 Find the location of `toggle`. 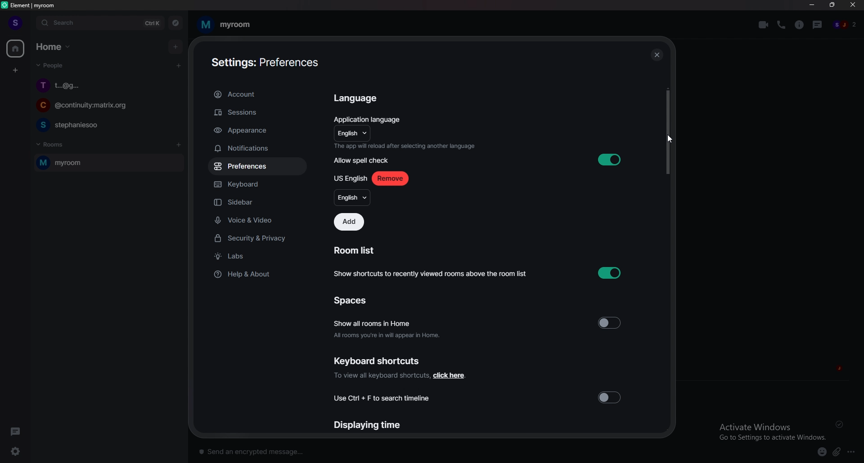

toggle is located at coordinates (610, 396).